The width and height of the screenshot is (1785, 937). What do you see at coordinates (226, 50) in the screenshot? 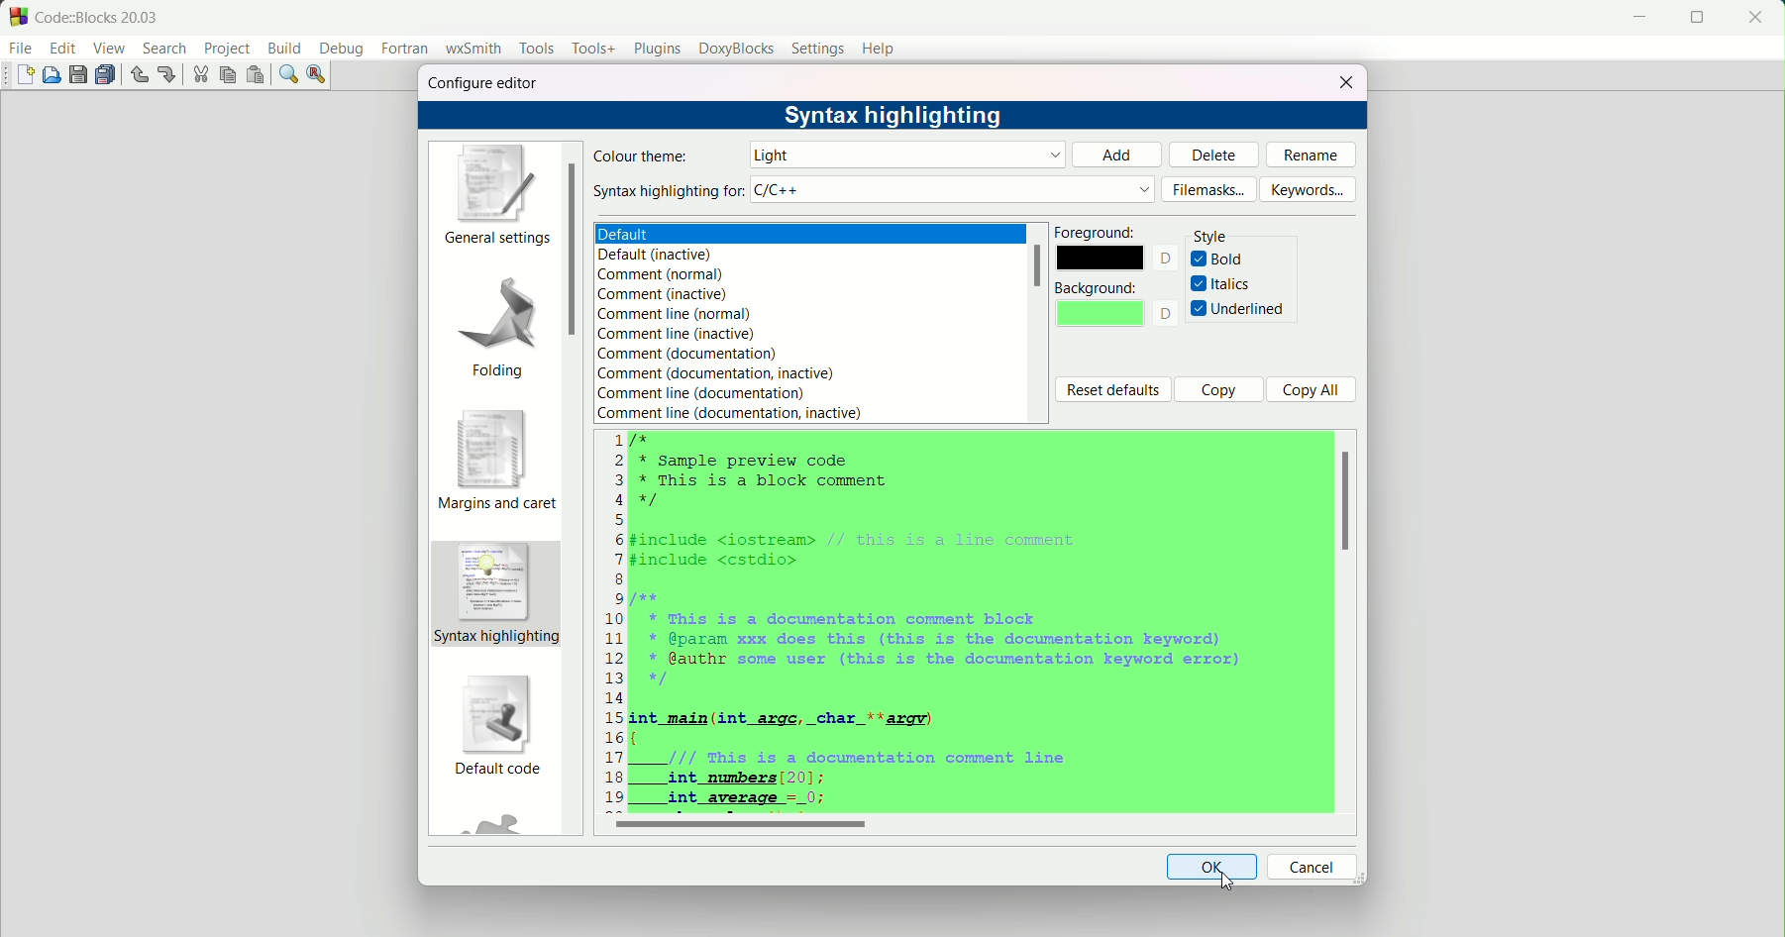
I see `project` at bounding box center [226, 50].